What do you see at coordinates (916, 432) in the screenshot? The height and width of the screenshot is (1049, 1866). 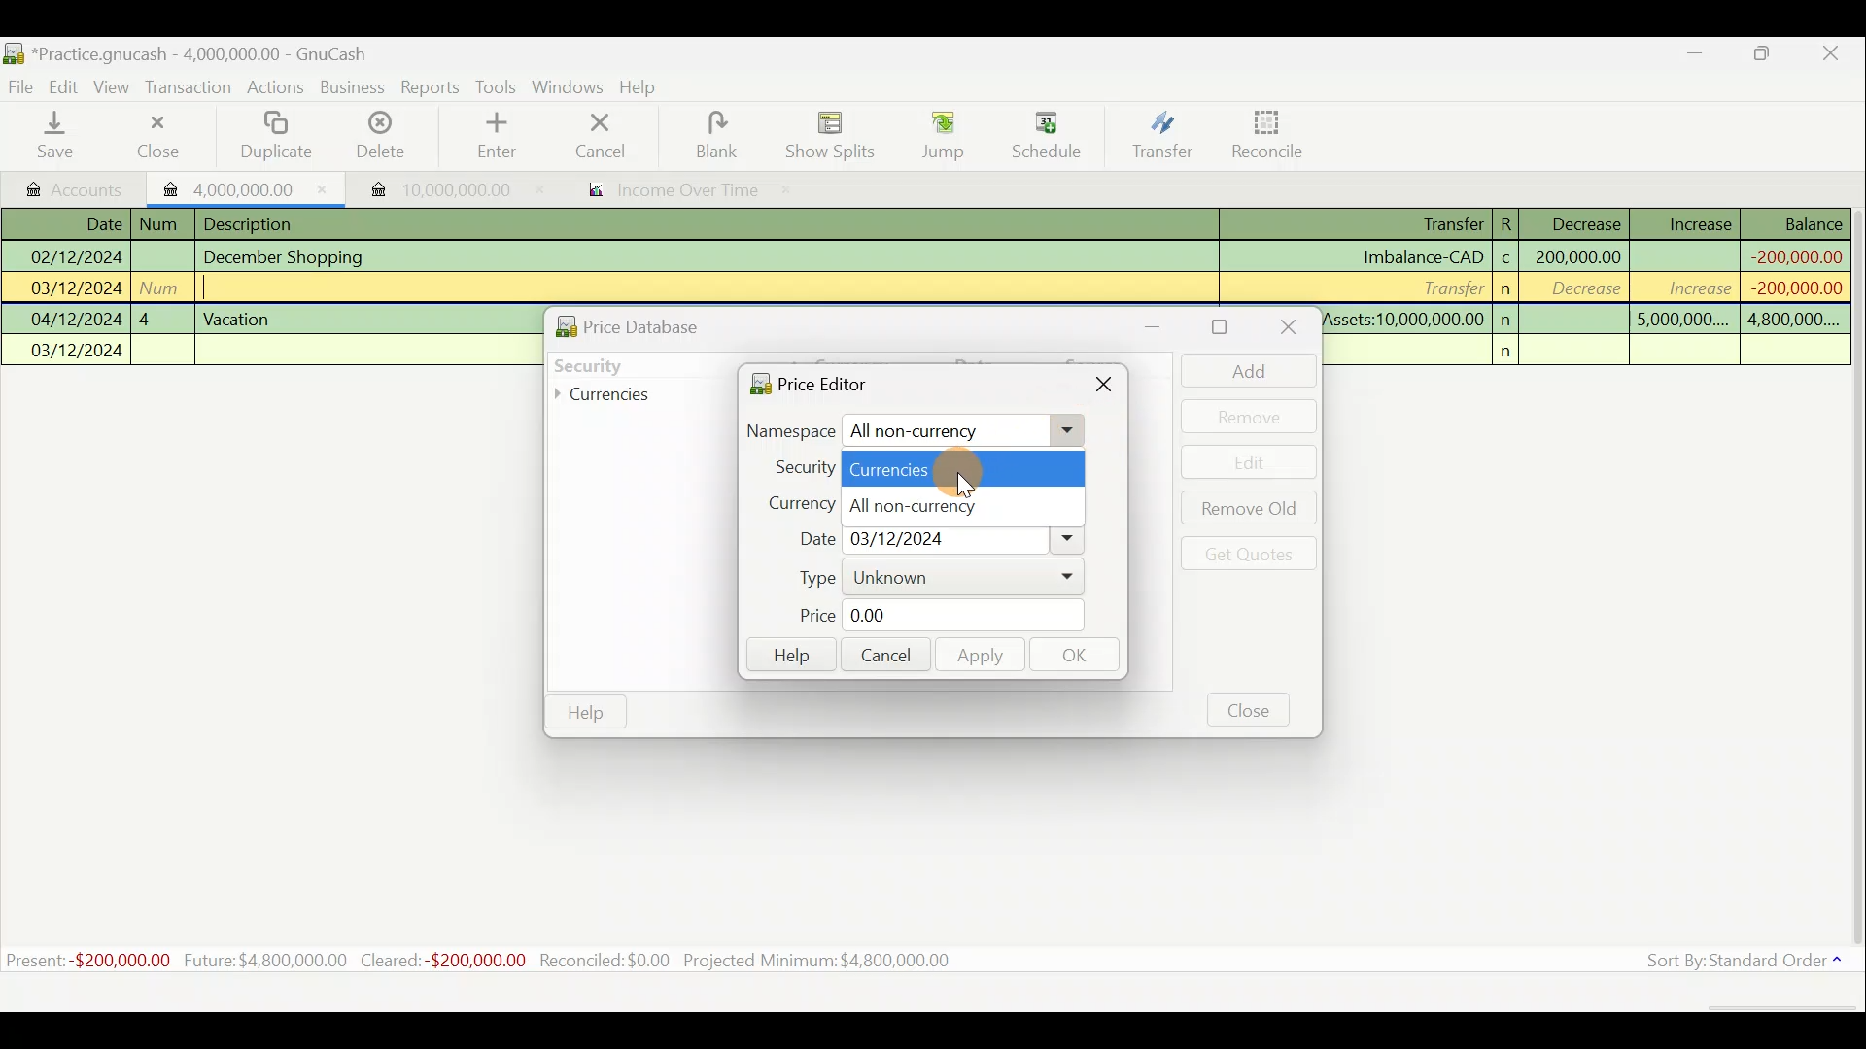 I see `Namespace` at bounding box center [916, 432].